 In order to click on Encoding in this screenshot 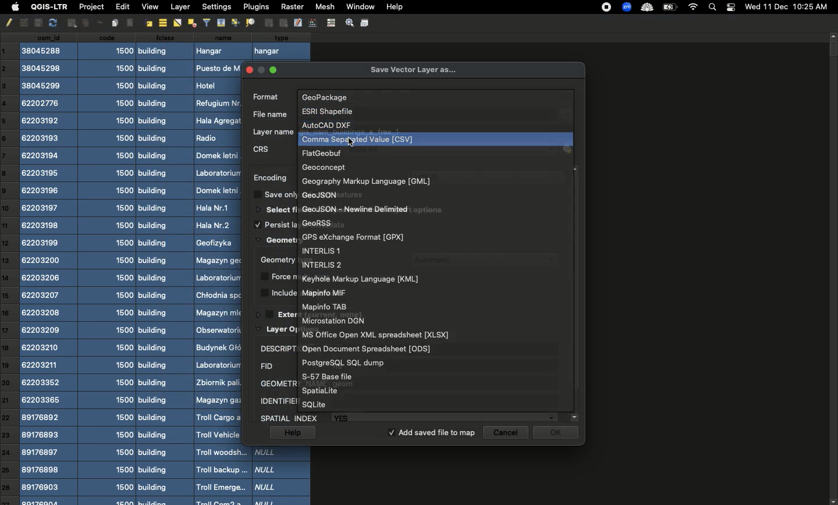, I will do `click(269, 177)`.